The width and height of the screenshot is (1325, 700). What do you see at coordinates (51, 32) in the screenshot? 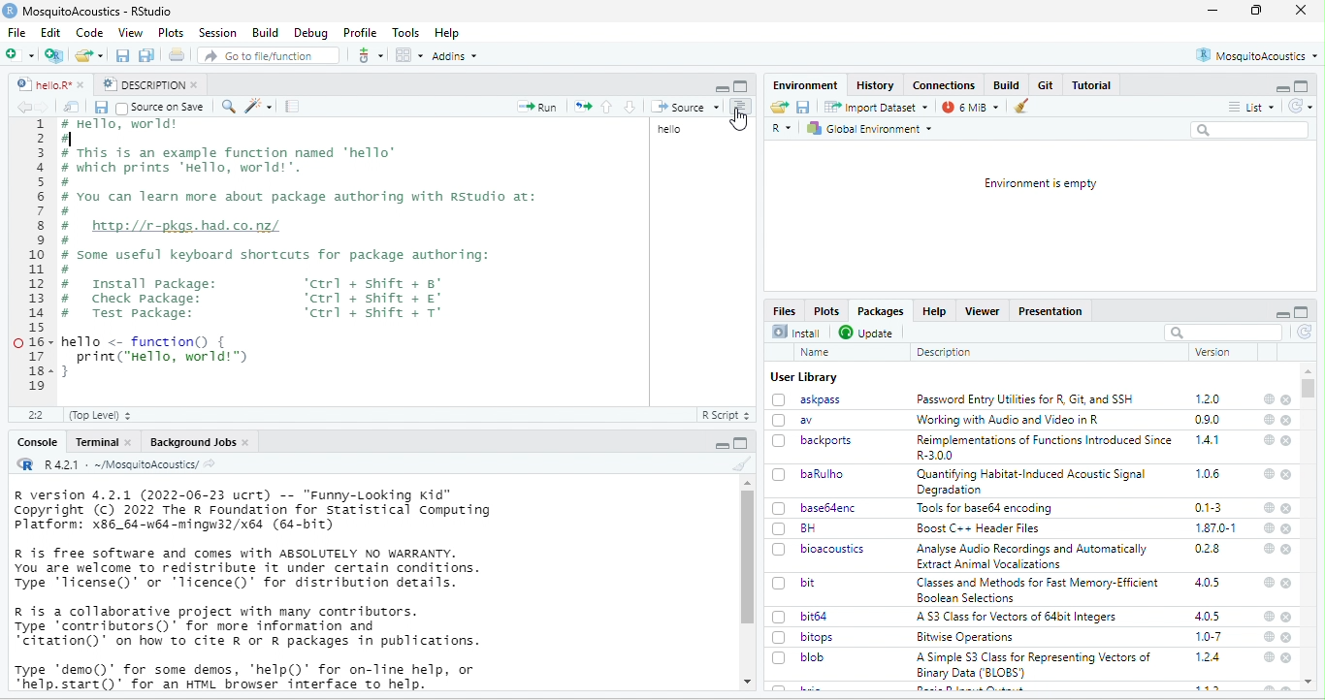
I see `Edit` at bounding box center [51, 32].